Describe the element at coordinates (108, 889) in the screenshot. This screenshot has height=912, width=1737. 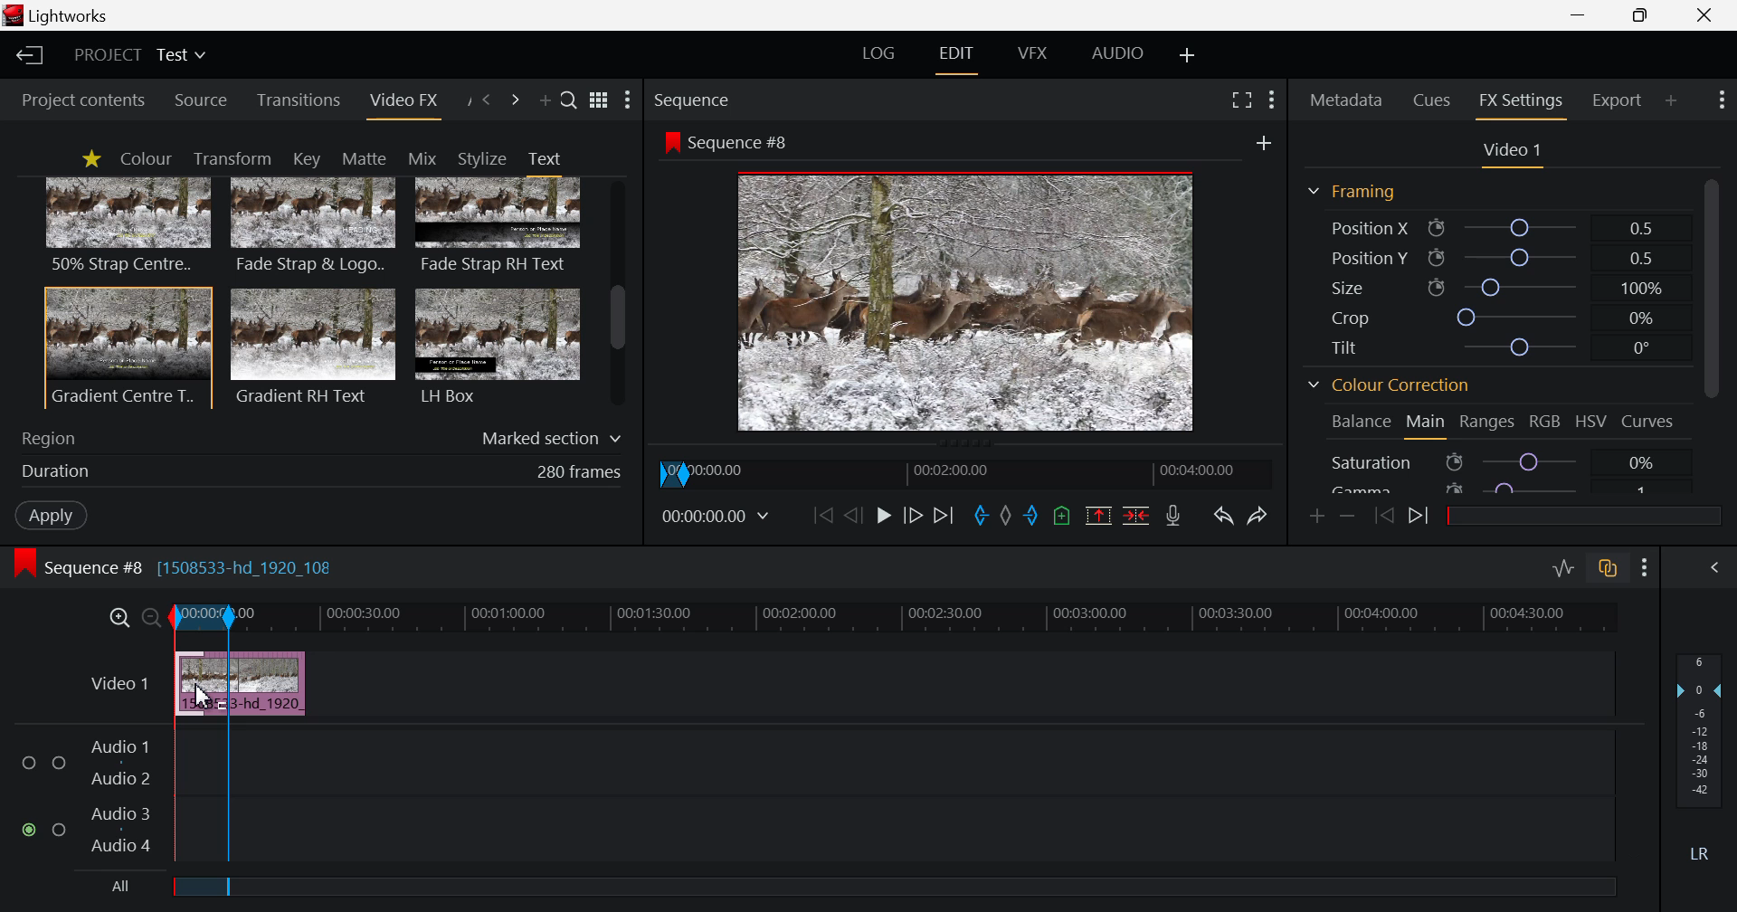
I see `All` at that location.